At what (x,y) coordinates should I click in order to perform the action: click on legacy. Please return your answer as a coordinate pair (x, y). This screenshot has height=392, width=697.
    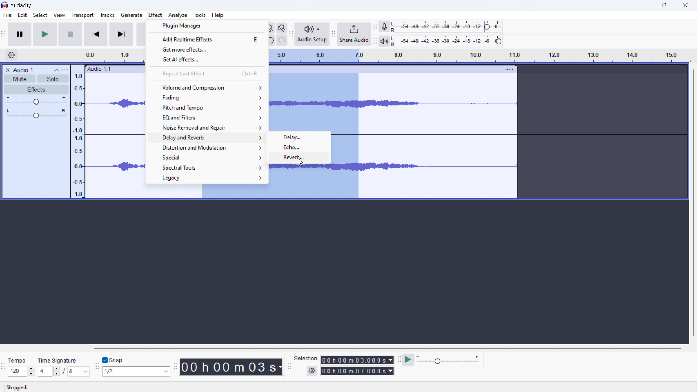
    Looking at the image, I should click on (206, 178).